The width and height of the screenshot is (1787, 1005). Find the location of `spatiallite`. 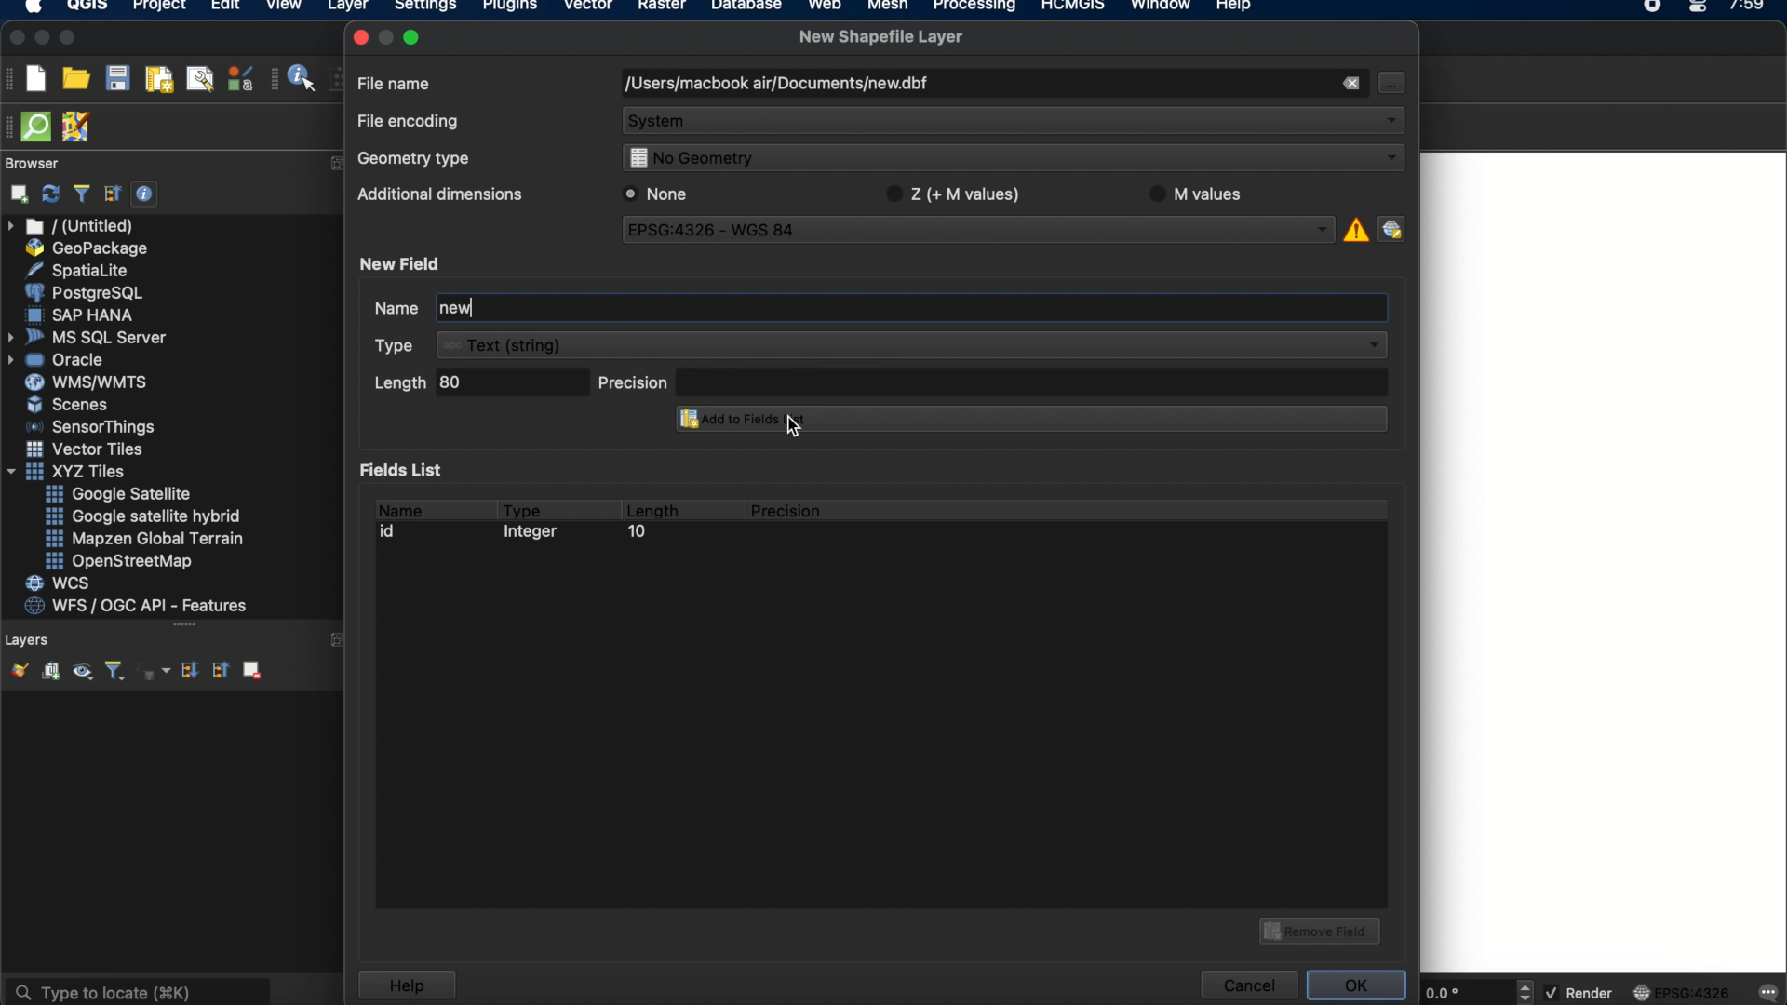

spatiallite is located at coordinates (81, 270).